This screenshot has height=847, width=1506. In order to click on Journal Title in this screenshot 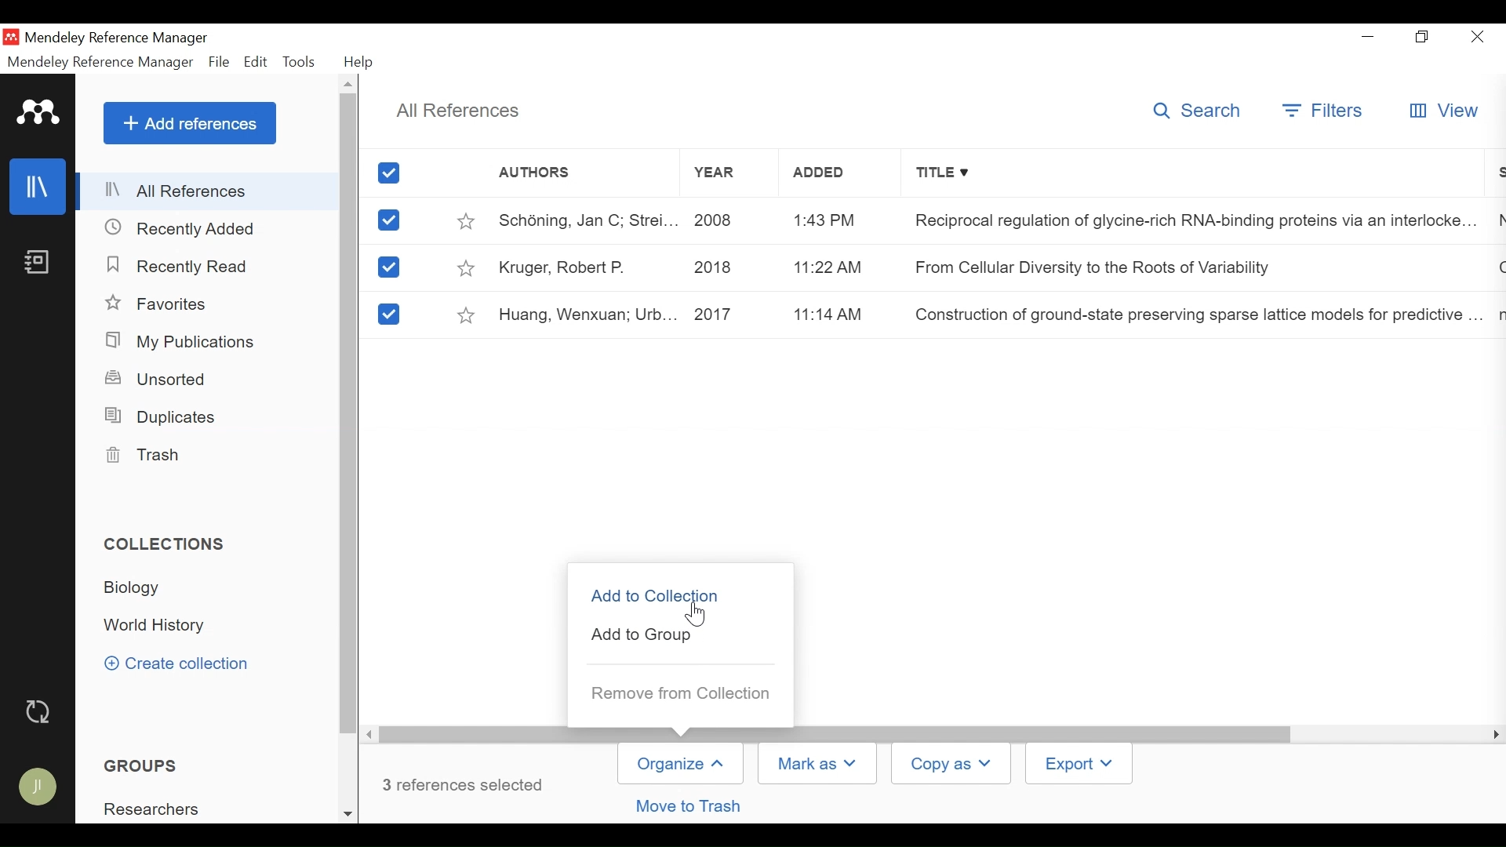, I will do `click(1190, 314)`.